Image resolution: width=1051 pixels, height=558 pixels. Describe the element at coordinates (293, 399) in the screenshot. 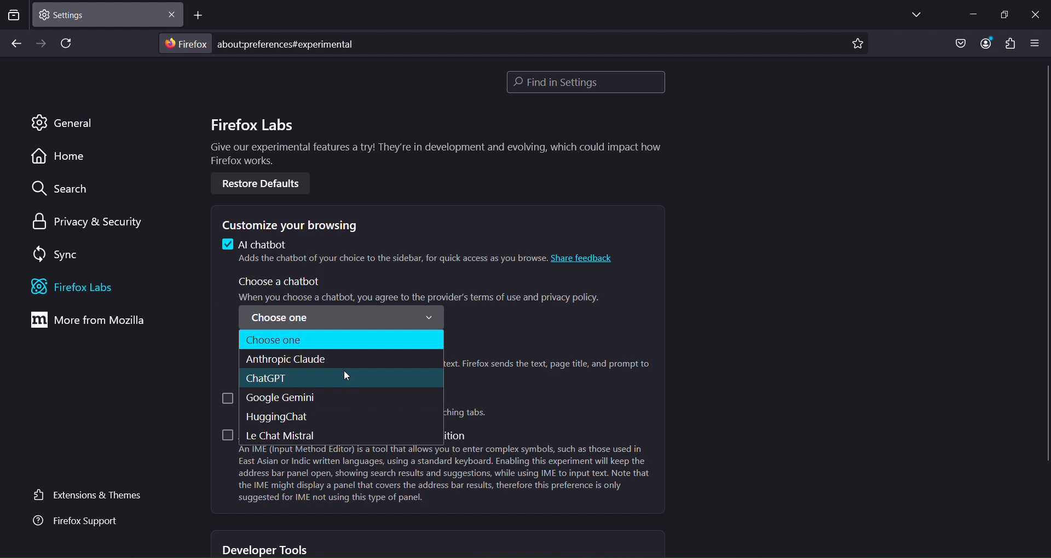

I see `google gemini` at that location.